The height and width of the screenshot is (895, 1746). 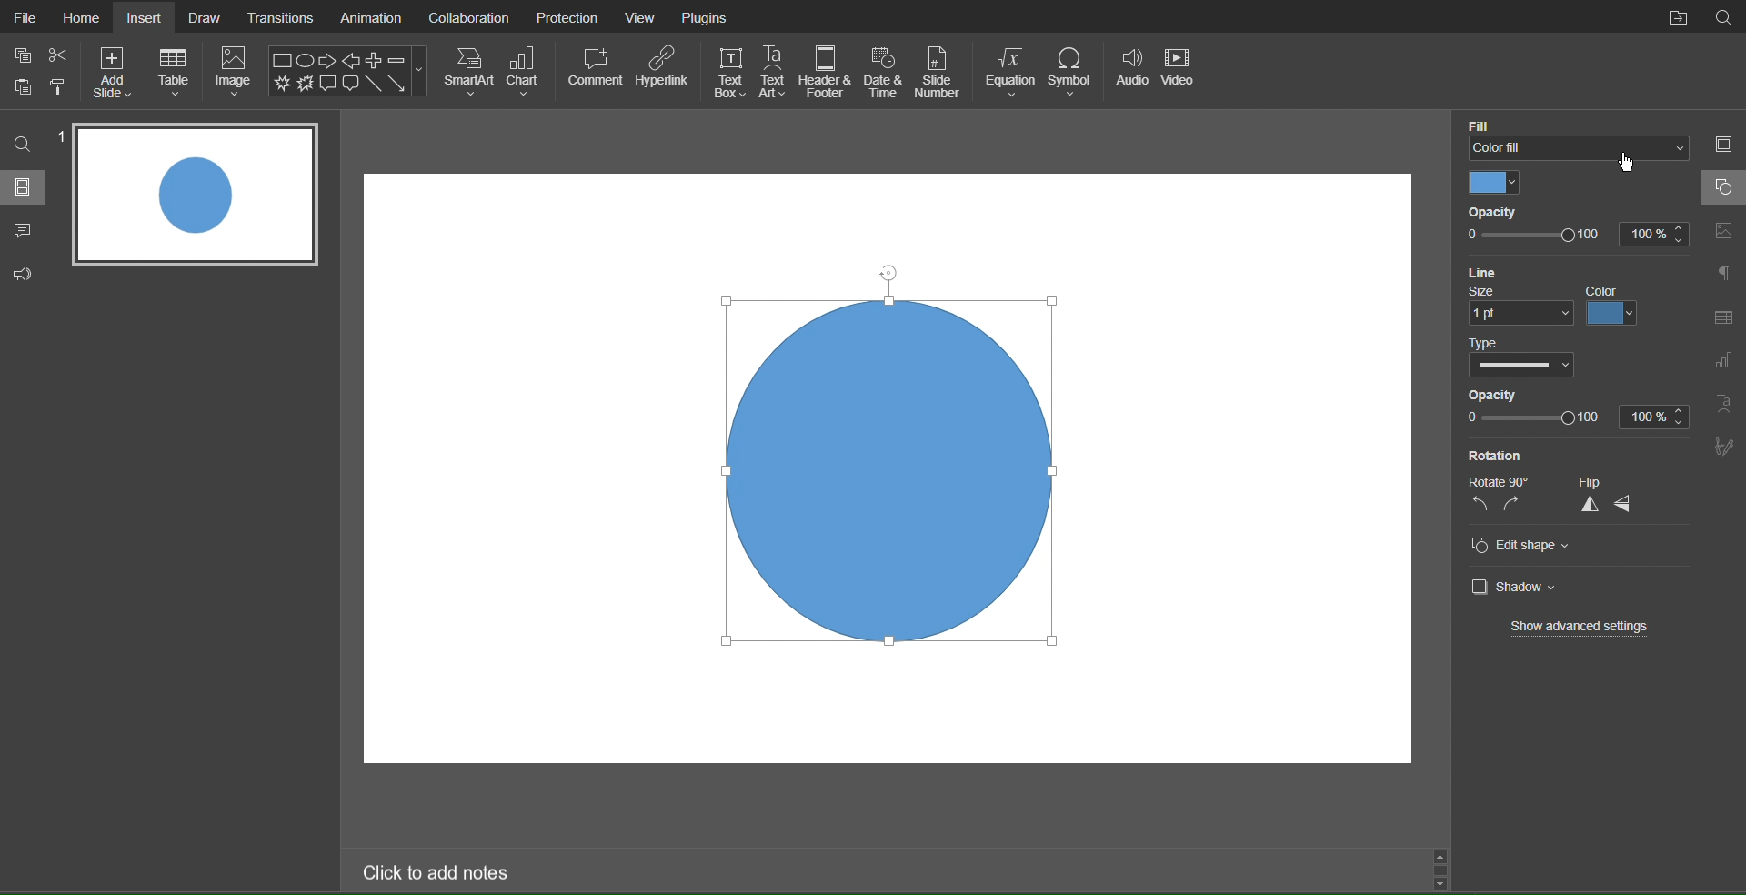 What do you see at coordinates (22, 56) in the screenshot?
I see `copy` at bounding box center [22, 56].